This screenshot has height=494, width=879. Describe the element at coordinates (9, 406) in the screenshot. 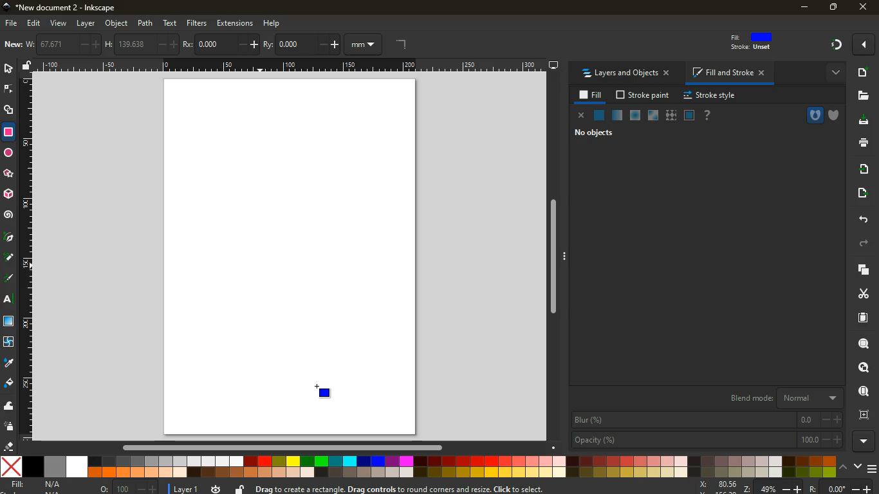

I see `wave` at that location.